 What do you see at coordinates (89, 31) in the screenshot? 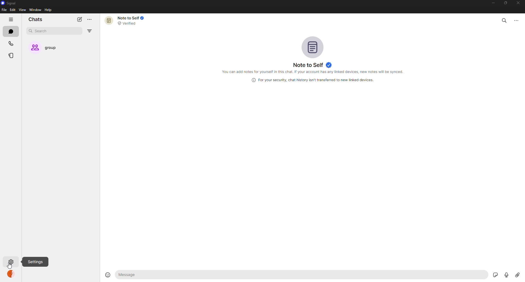
I see `filter` at bounding box center [89, 31].